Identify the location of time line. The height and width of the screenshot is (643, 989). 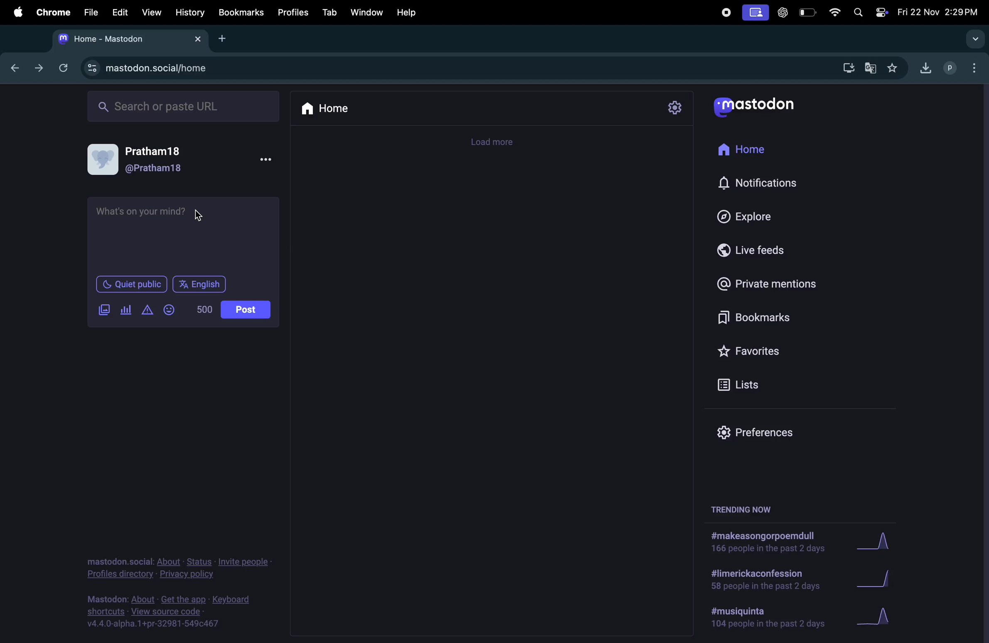
(498, 142).